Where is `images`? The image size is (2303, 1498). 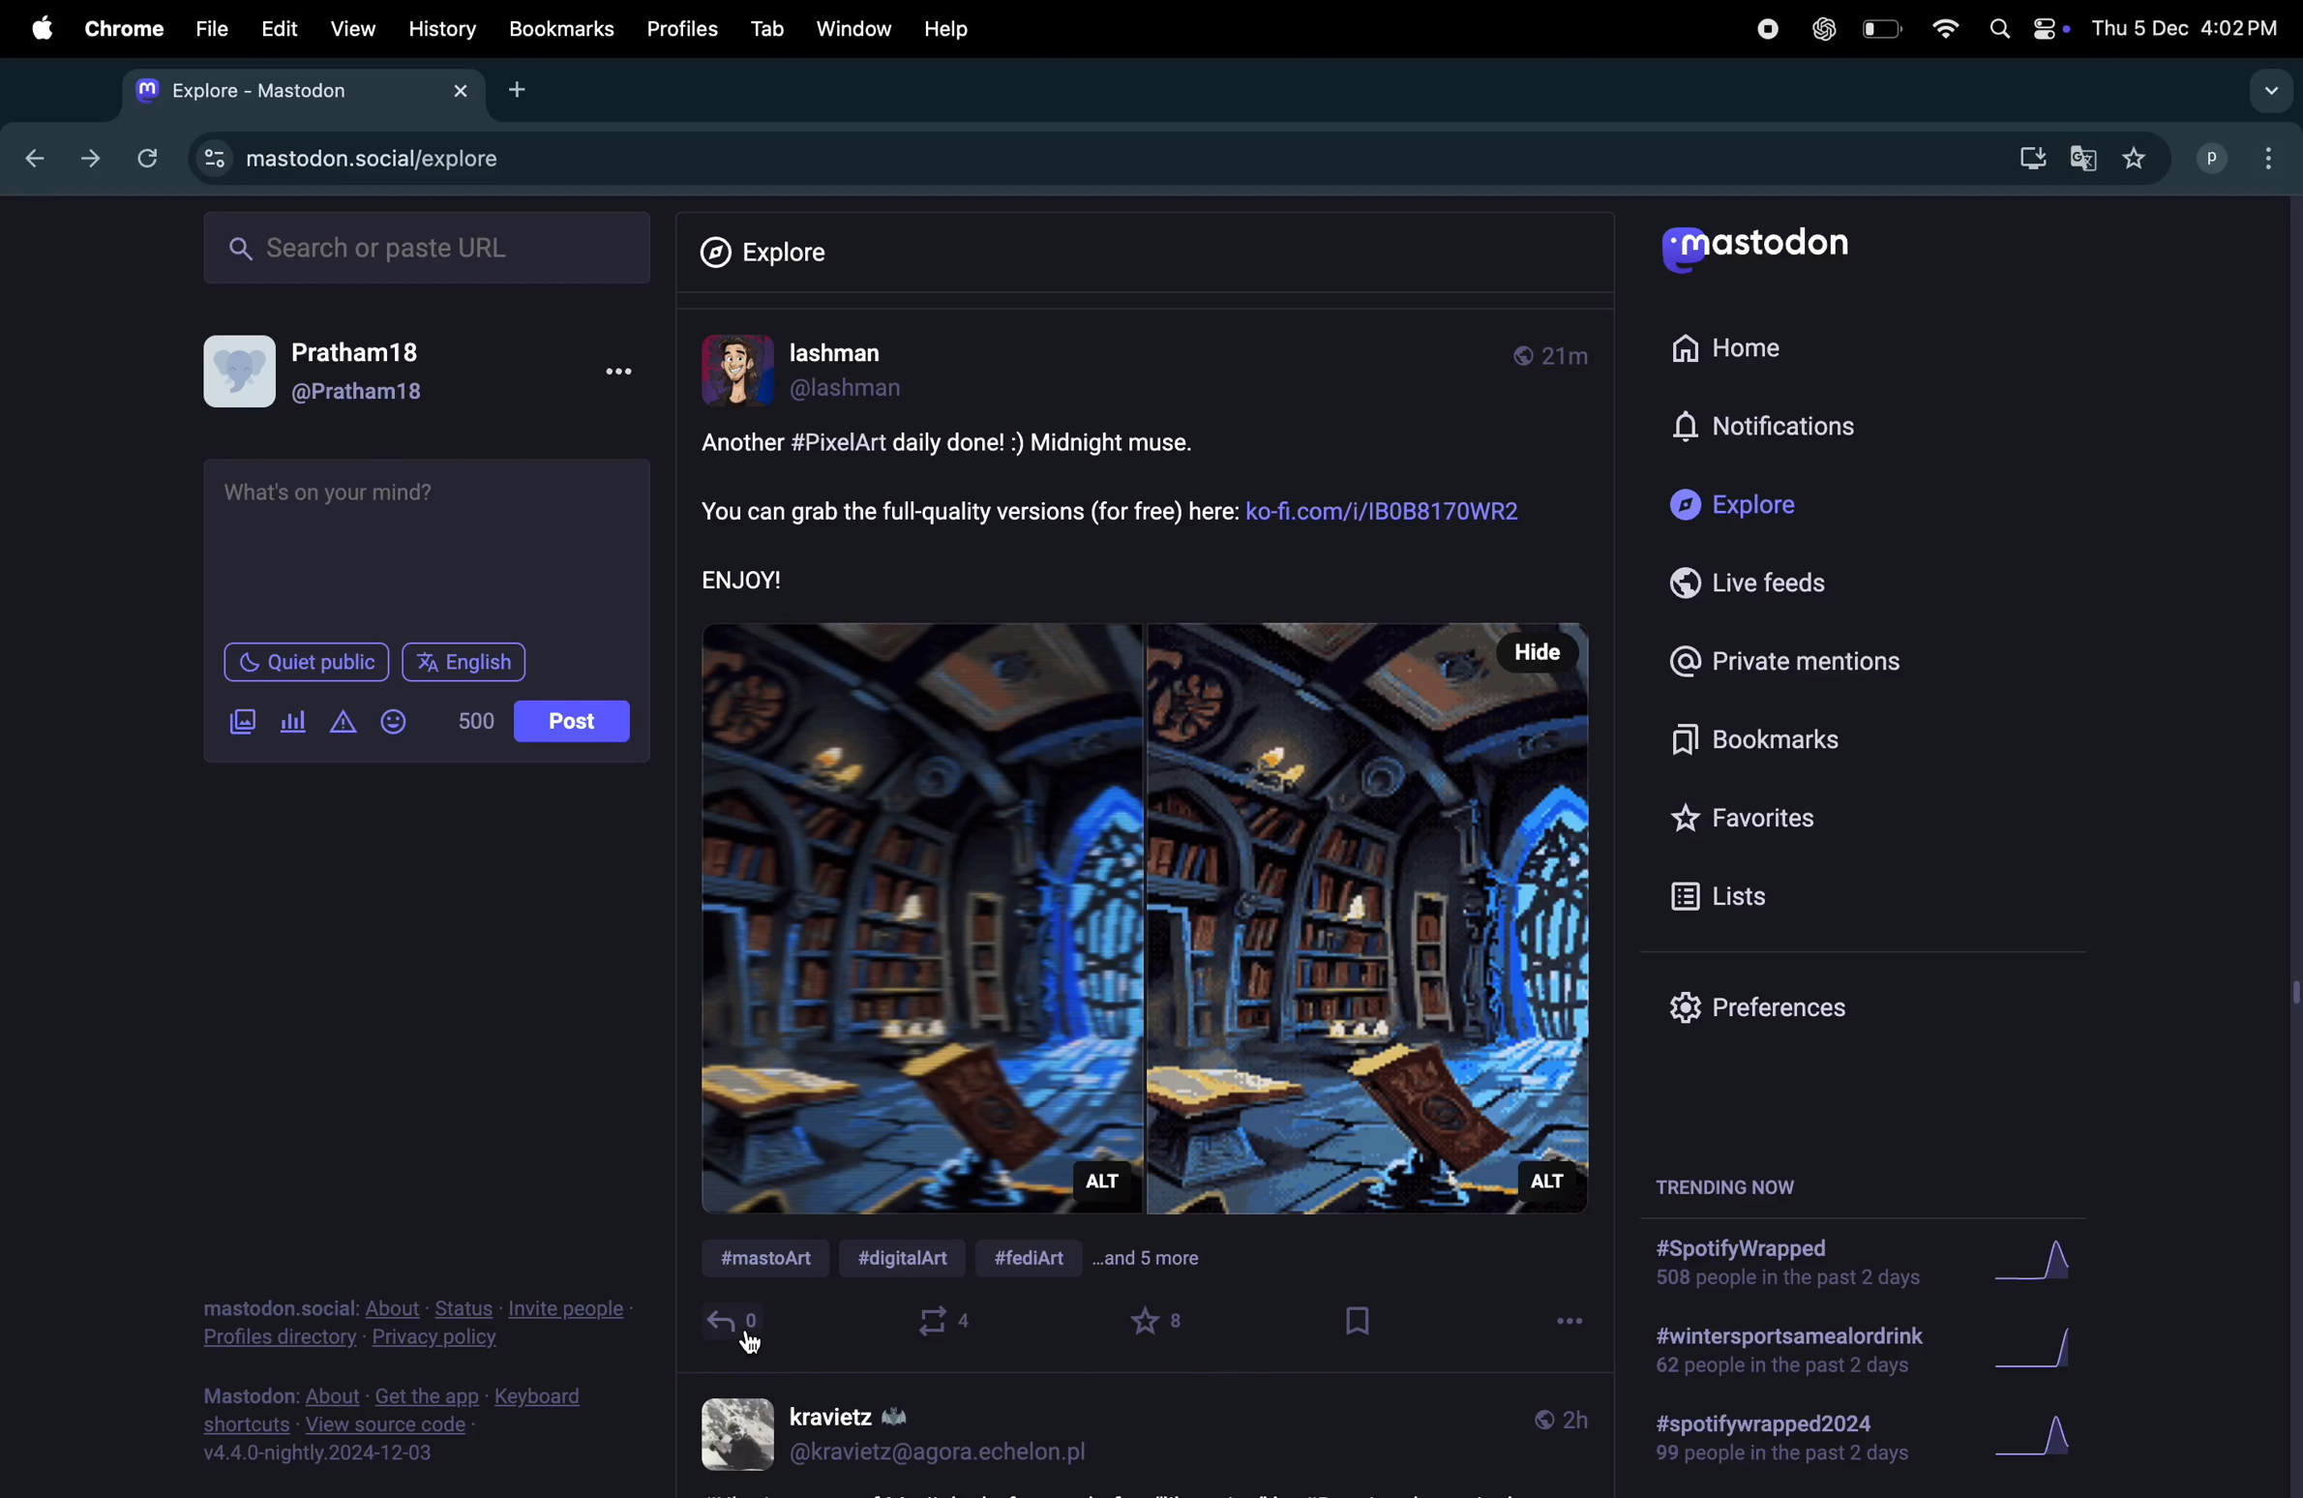
images is located at coordinates (247, 721).